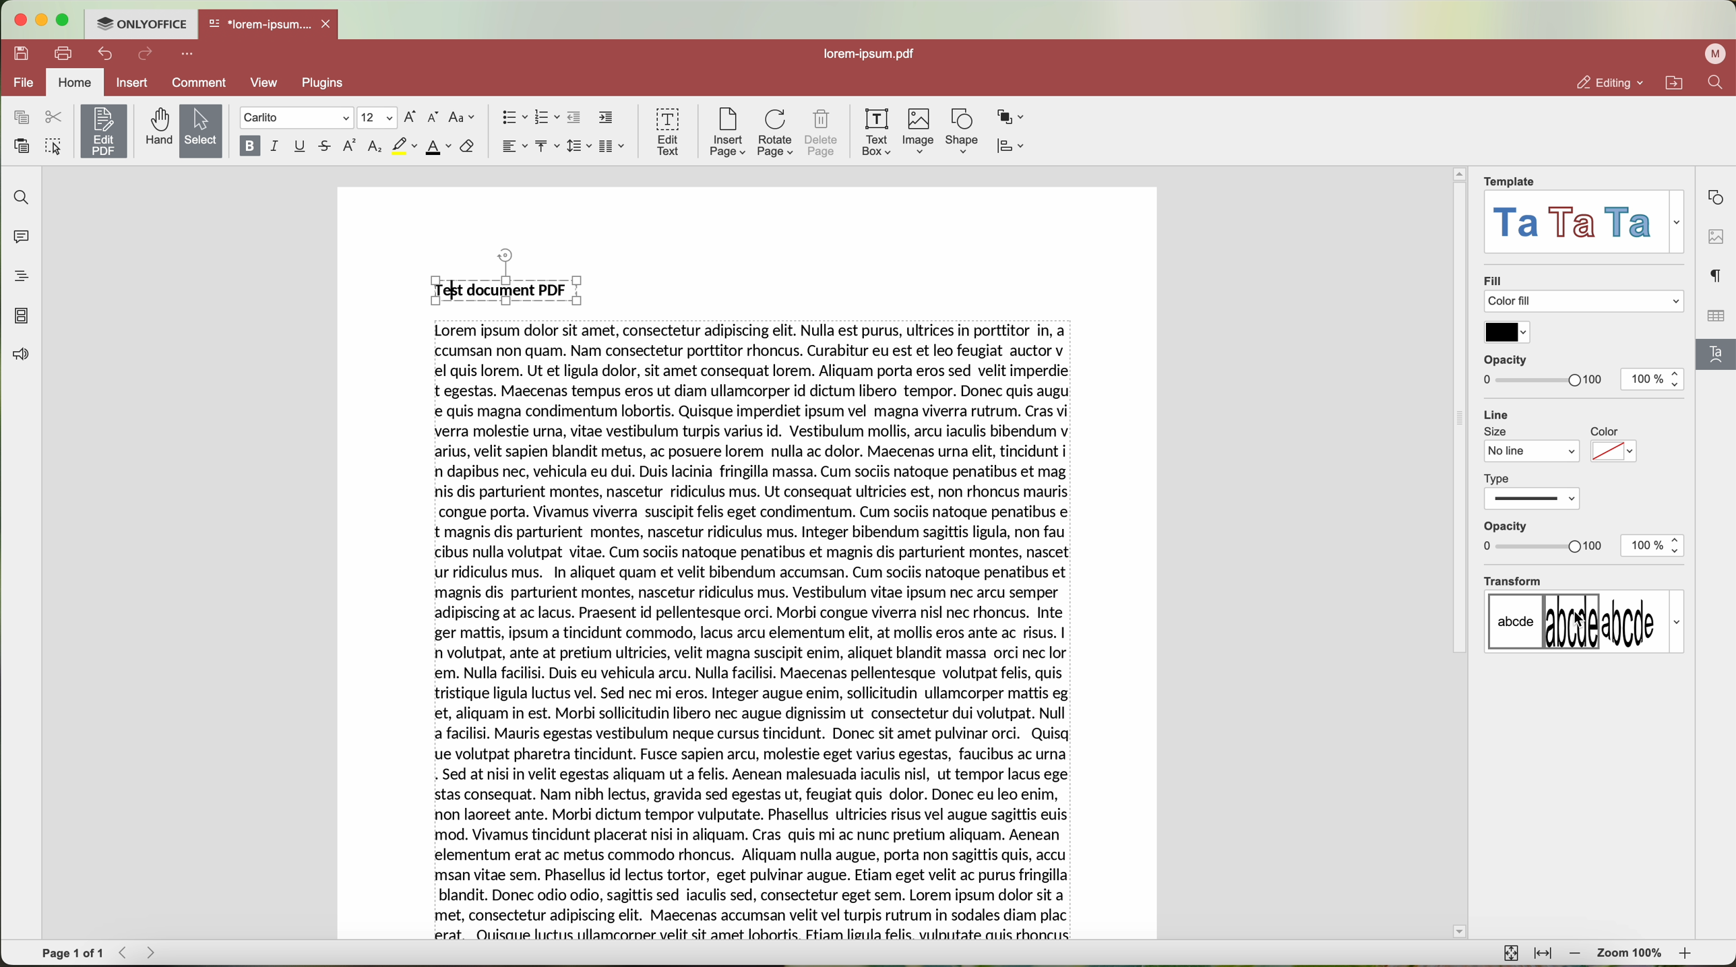 The width and height of the screenshot is (1736, 967). I want to click on text box, so click(879, 132).